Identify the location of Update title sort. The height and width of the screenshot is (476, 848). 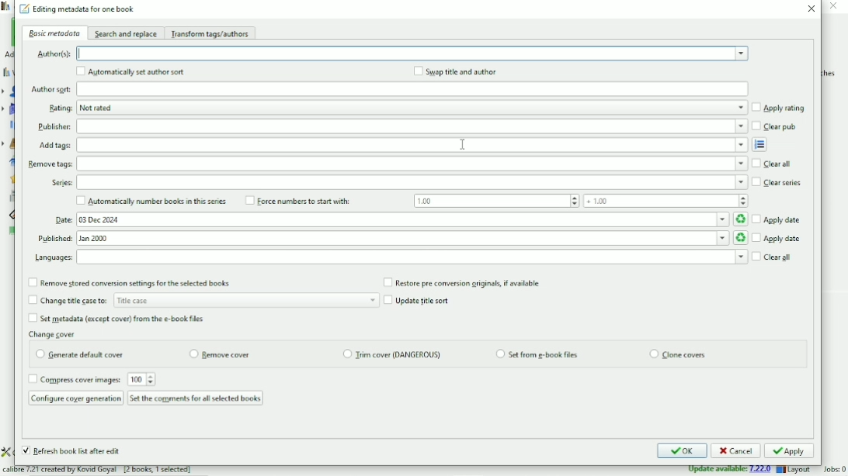
(419, 300).